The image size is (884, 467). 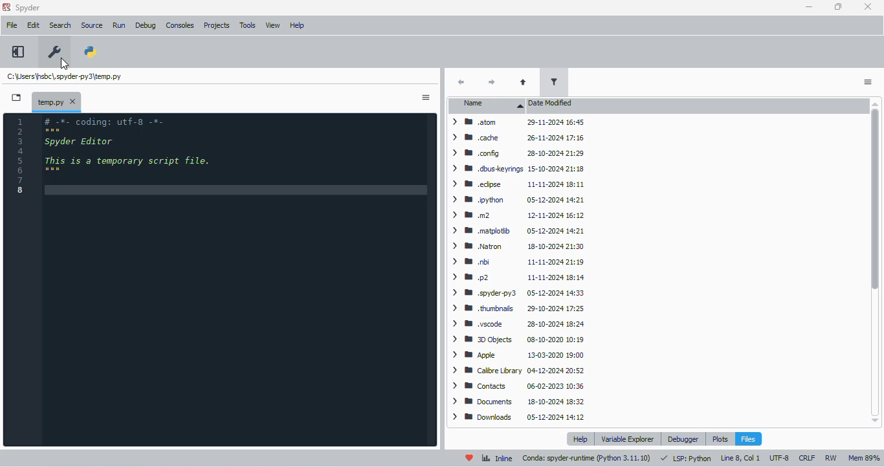 I want to click on PYTHONPATH manager, so click(x=93, y=52).